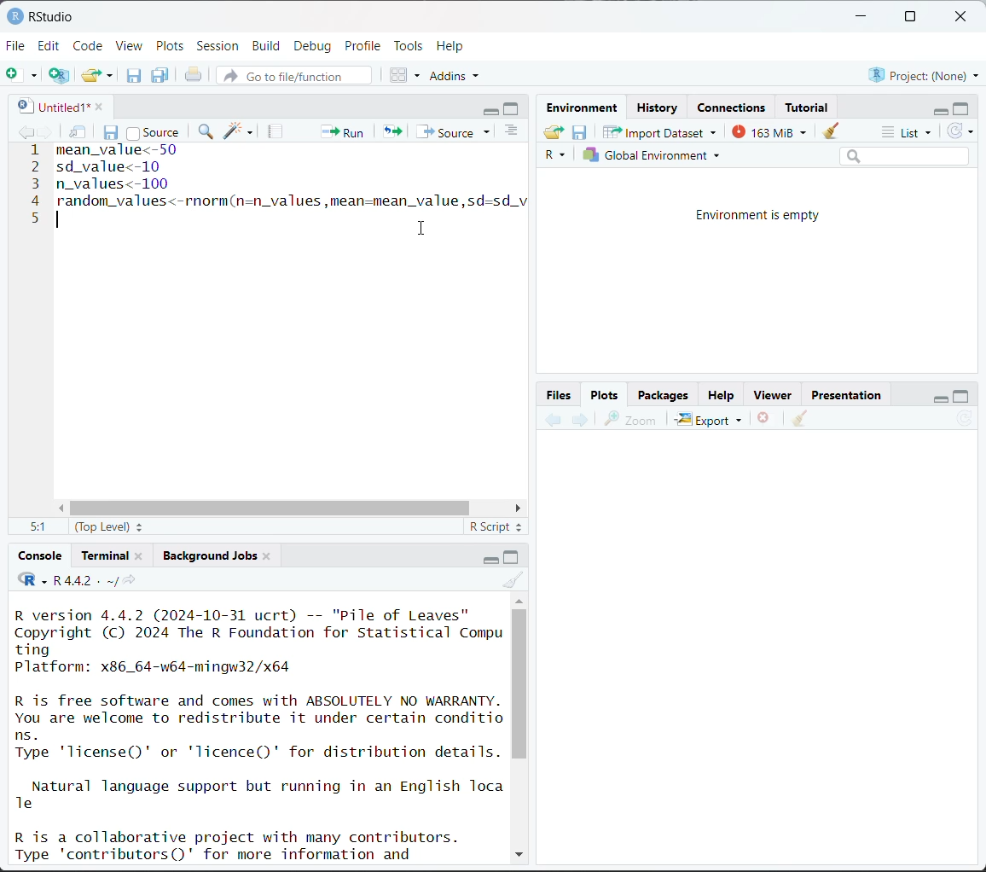 The height and width of the screenshot is (872, 986). Describe the element at coordinates (110, 166) in the screenshot. I see `sd_value<-10` at that location.